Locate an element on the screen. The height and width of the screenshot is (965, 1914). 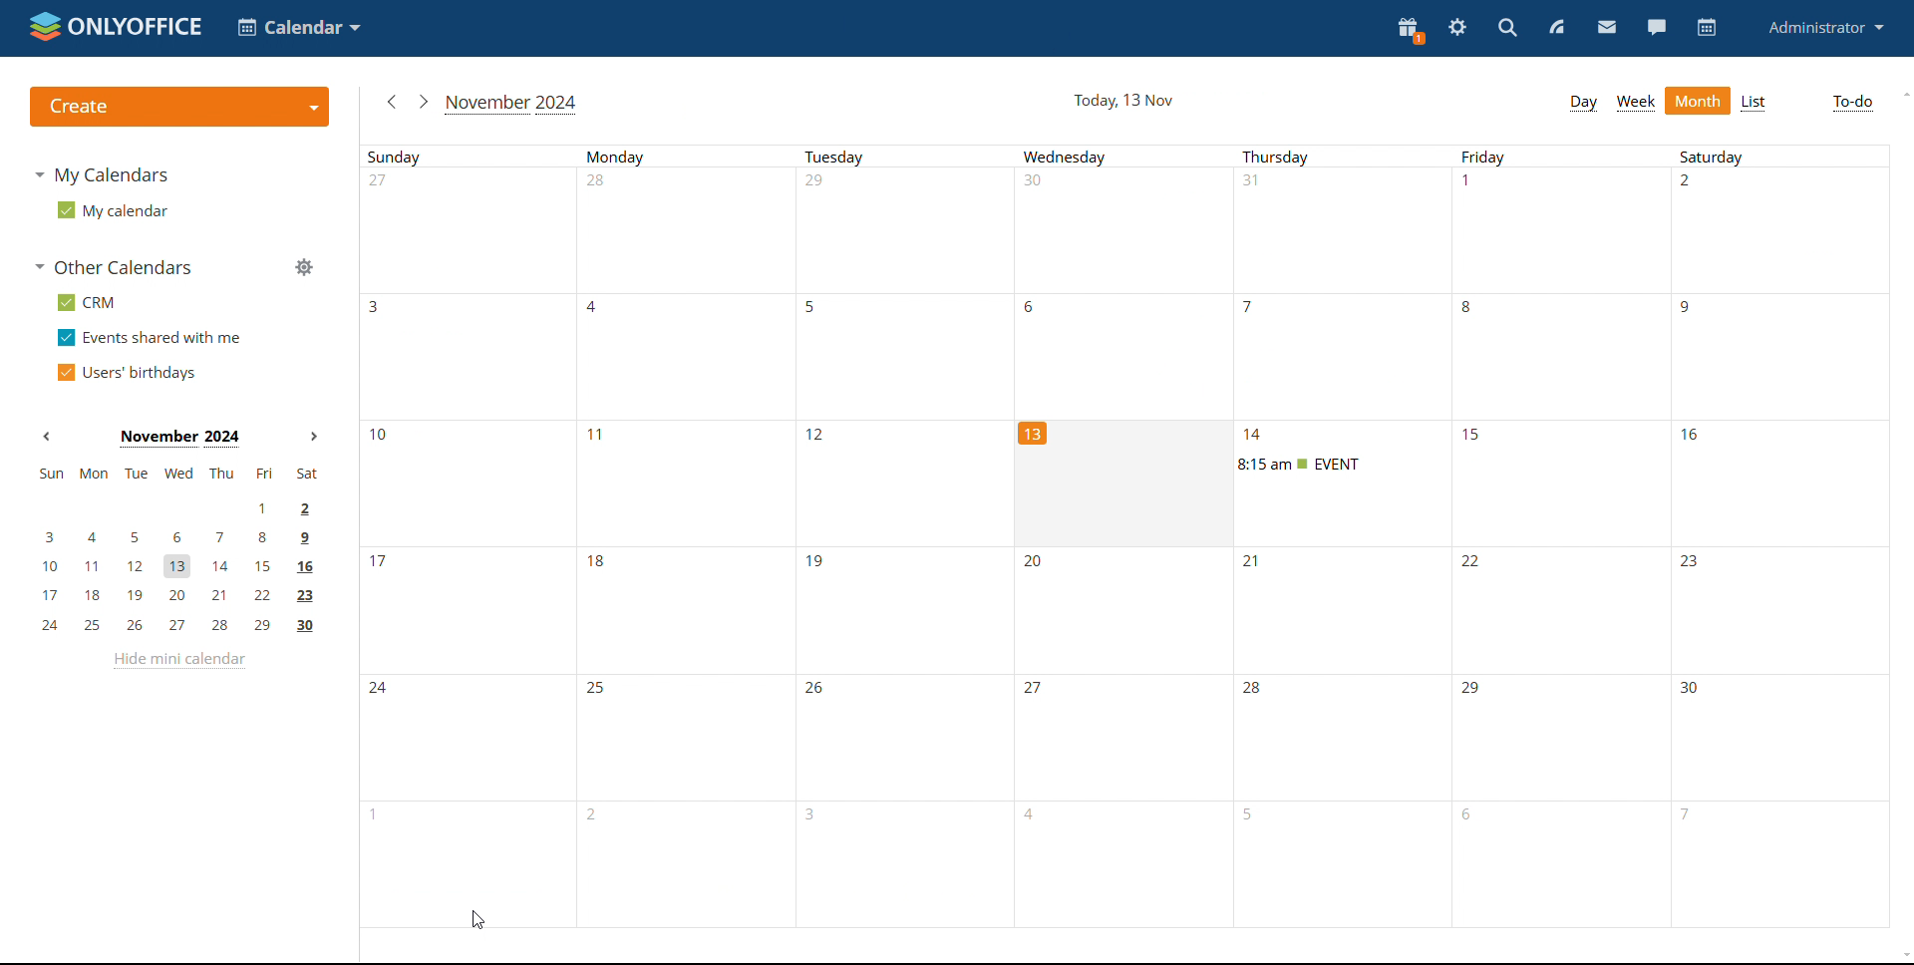
hide mini calendar is located at coordinates (176, 660).